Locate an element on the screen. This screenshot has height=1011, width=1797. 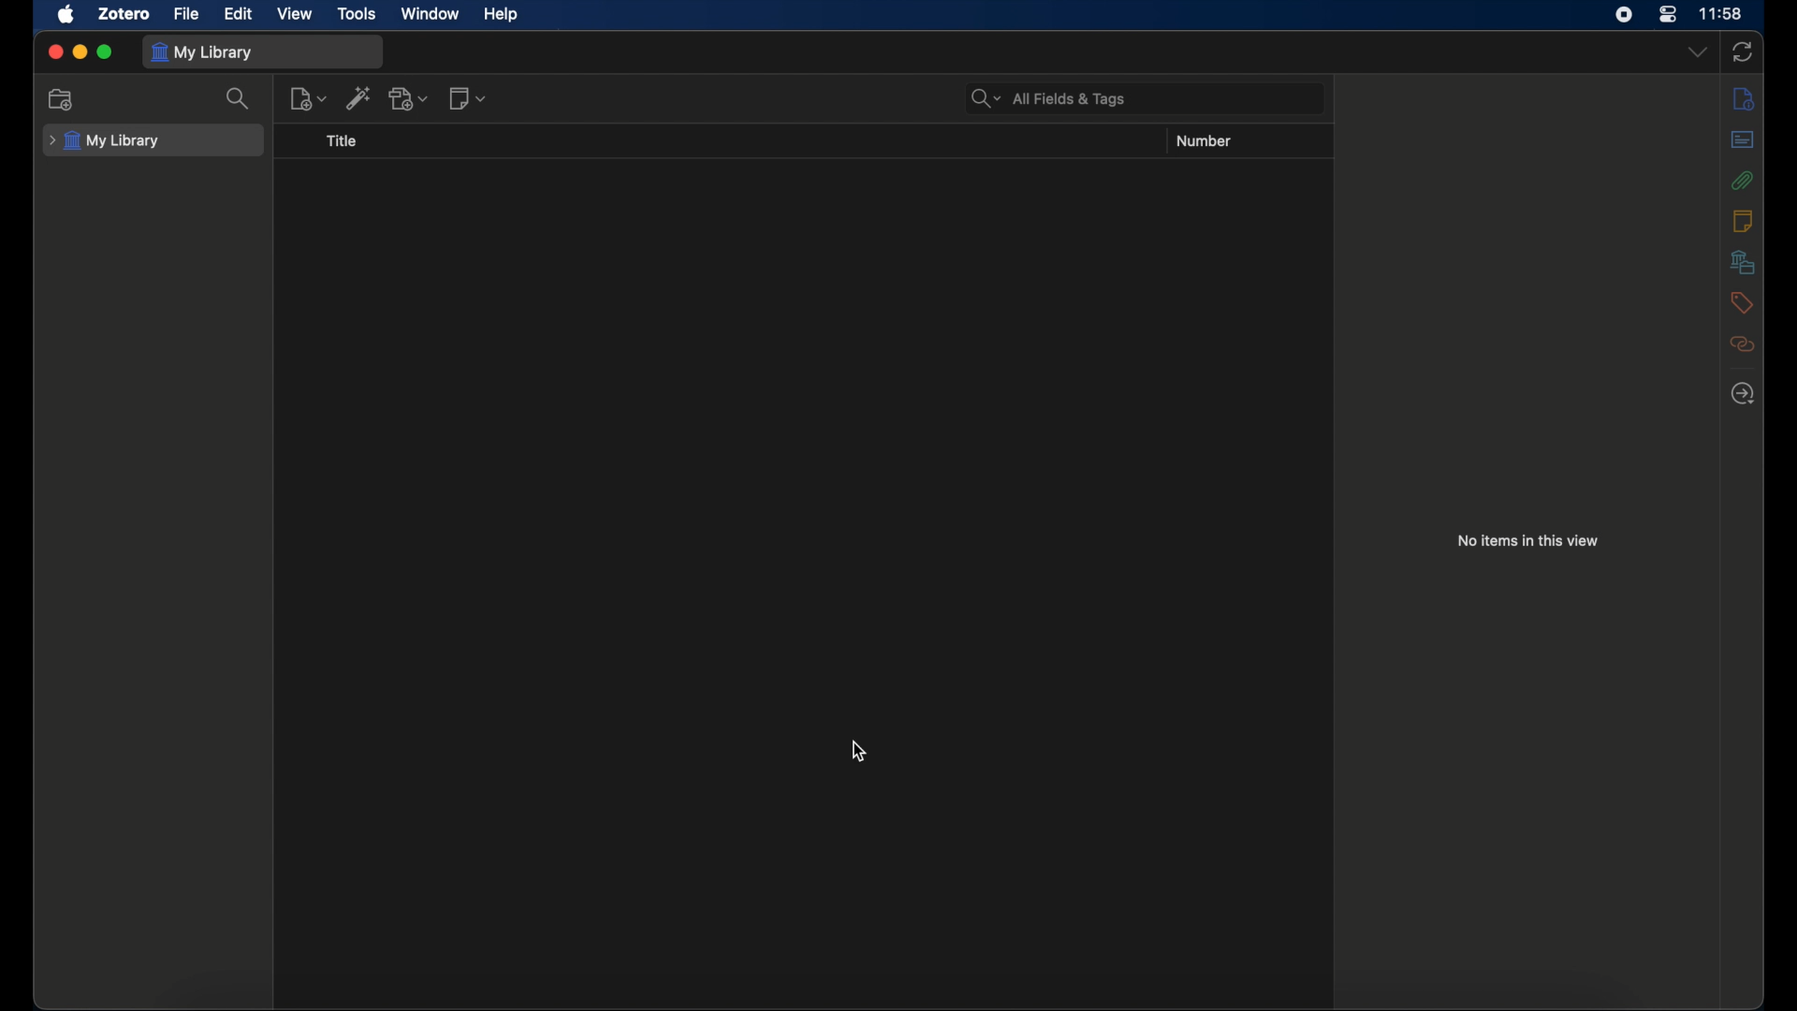
maximize is located at coordinates (105, 52).